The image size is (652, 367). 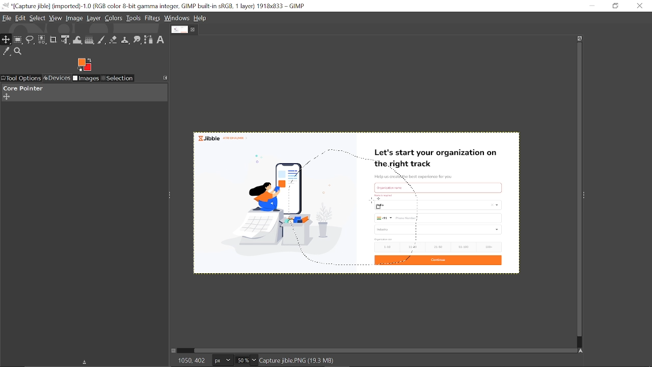 I want to click on Zoom options, so click(x=253, y=360).